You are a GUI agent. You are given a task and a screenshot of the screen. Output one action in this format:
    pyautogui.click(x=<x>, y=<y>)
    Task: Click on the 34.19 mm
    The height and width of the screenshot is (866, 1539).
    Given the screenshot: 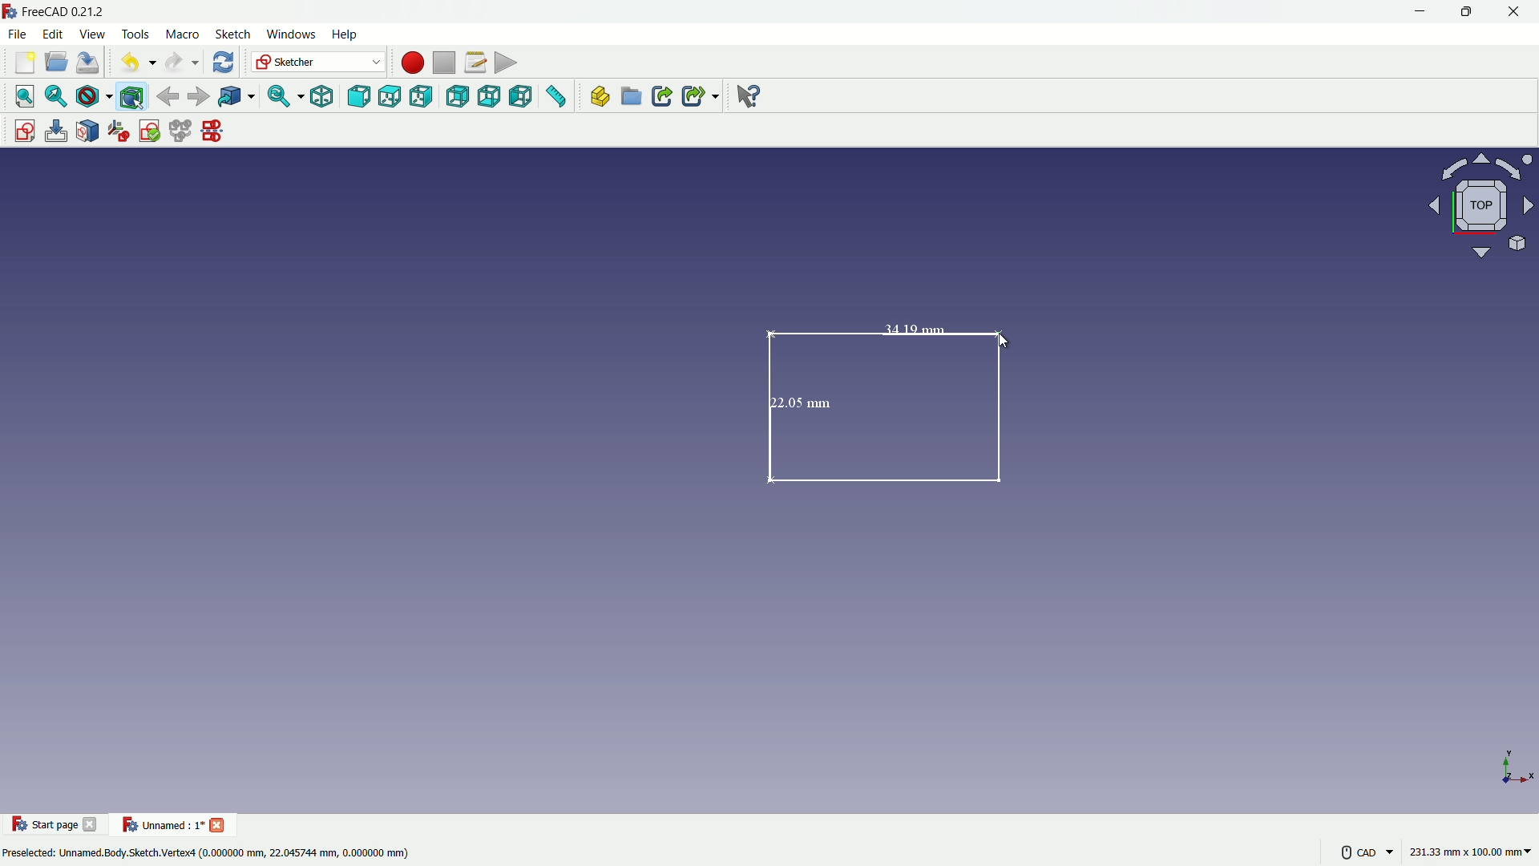 What is the action you would take?
    pyautogui.click(x=897, y=326)
    